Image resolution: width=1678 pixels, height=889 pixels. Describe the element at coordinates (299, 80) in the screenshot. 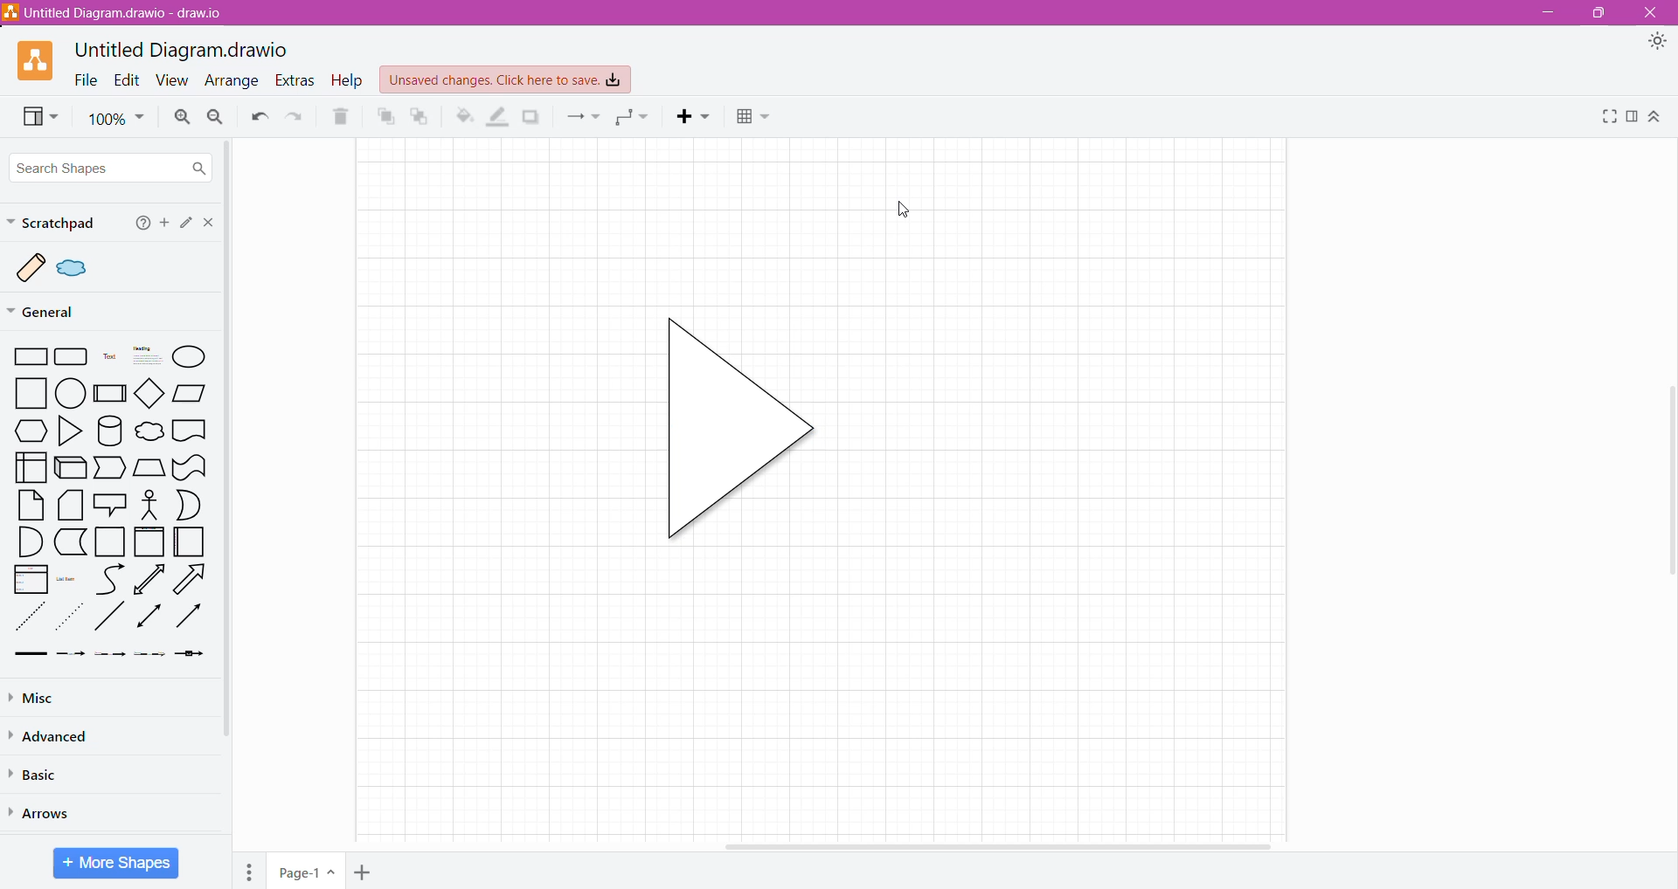

I see `Extras` at that location.